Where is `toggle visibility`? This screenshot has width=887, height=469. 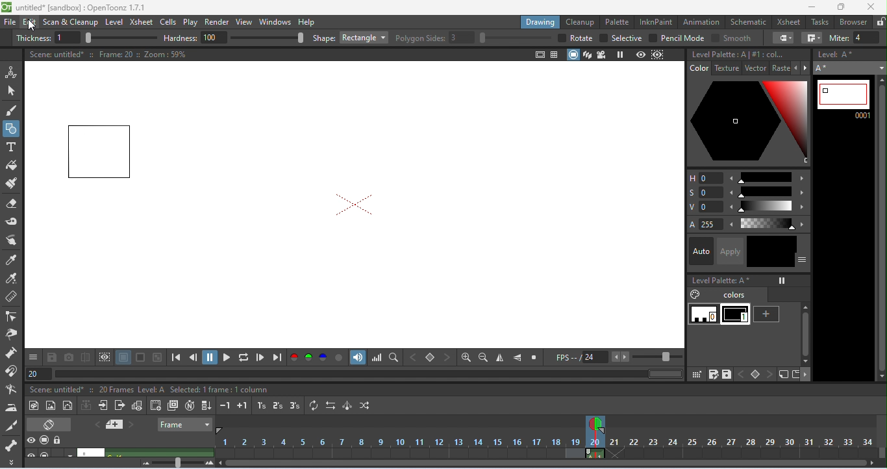 toggle visibility is located at coordinates (31, 453).